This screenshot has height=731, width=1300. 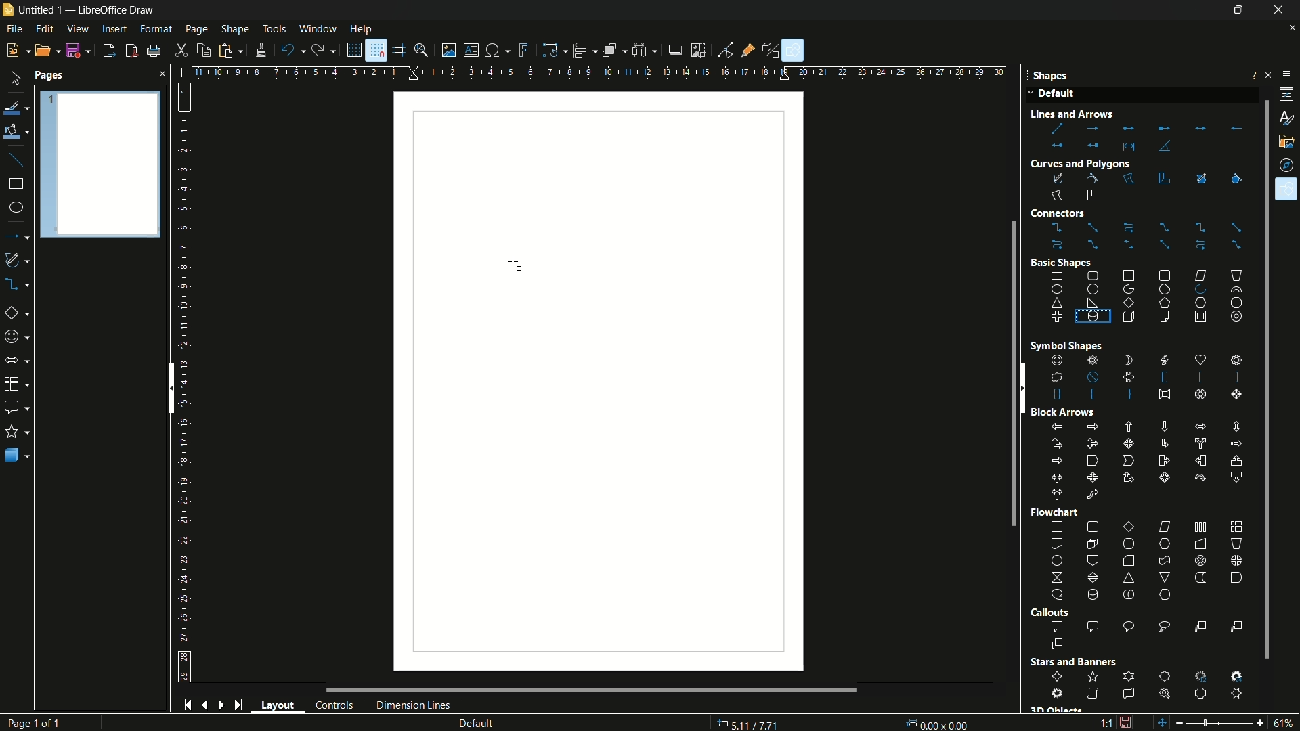 What do you see at coordinates (470, 50) in the screenshot?
I see `insert textbox` at bounding box center [470, 50].